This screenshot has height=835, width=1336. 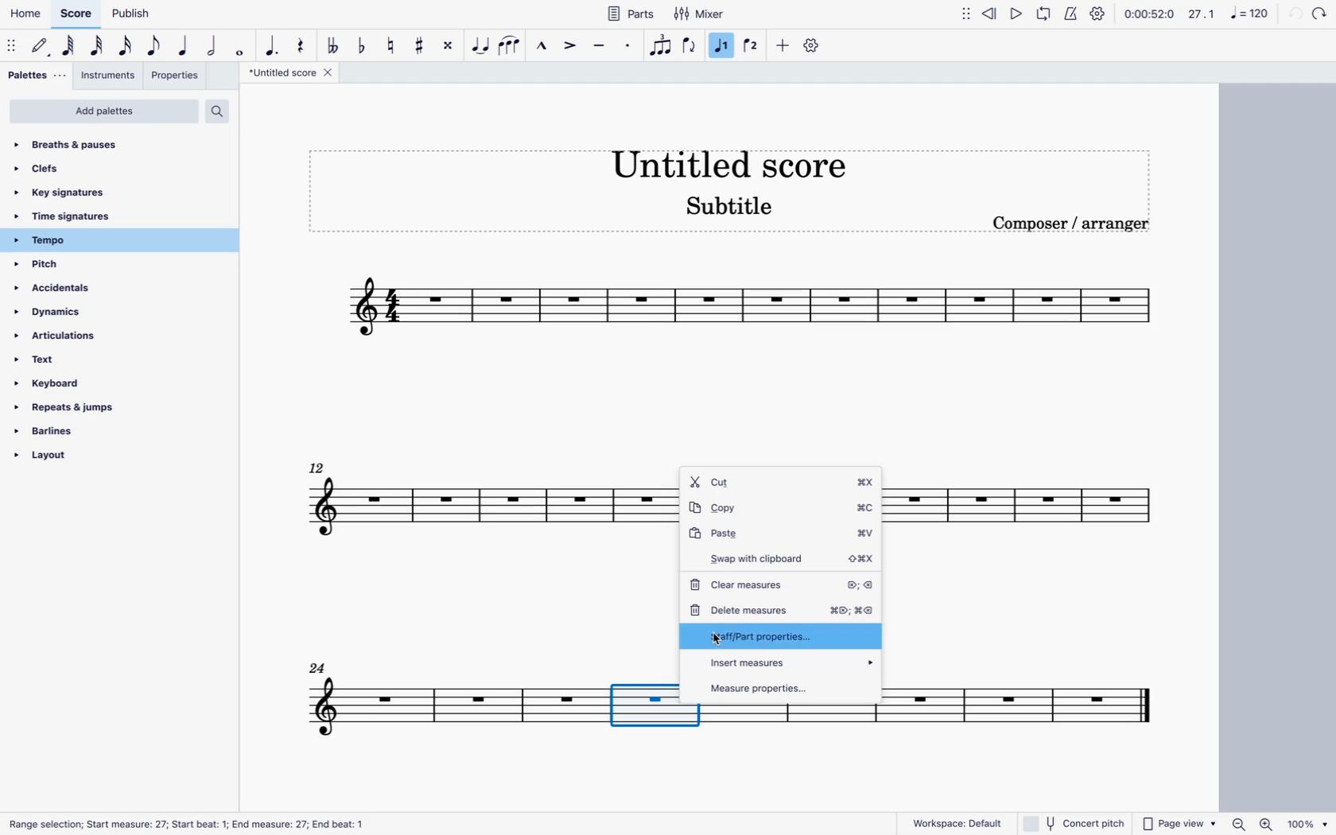 What do you see at coordinates (70, 146) in the screenshot?
I see `breaths & pauses` at bounding box center [70, 146].